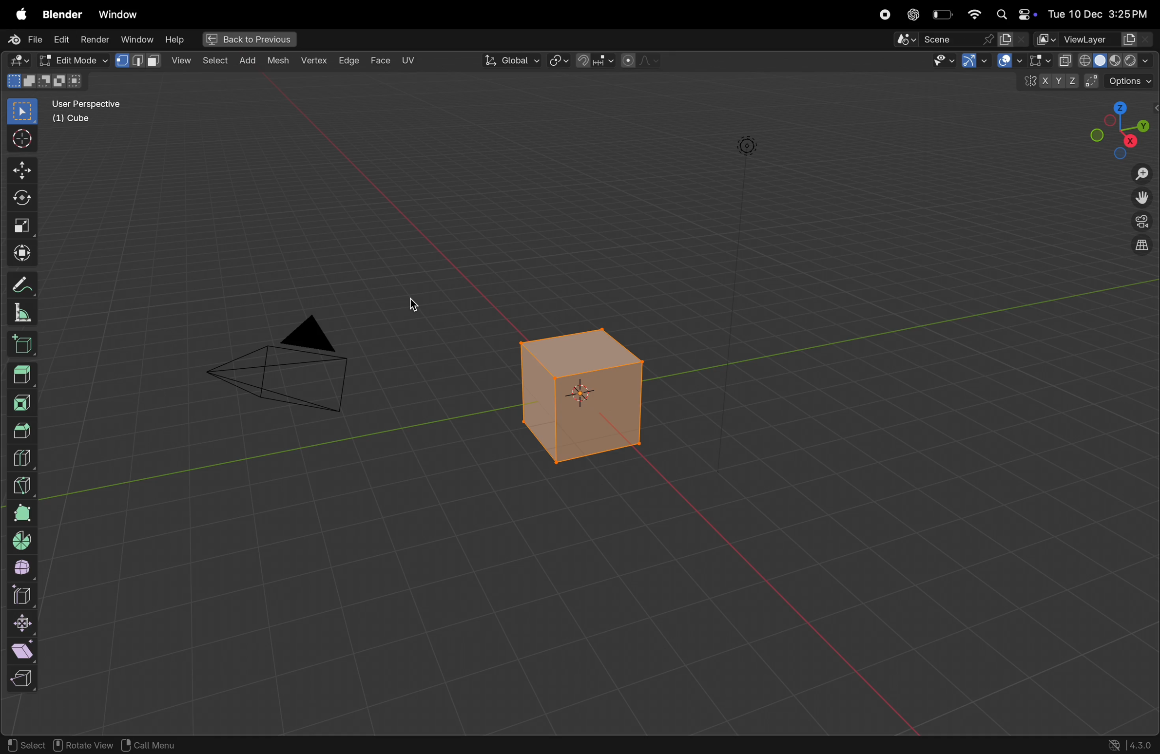 This screenshot has height=754, width=1160. Describe the element at coordinates (280, 62) in the screenshot. I see `Mesh` at that location.